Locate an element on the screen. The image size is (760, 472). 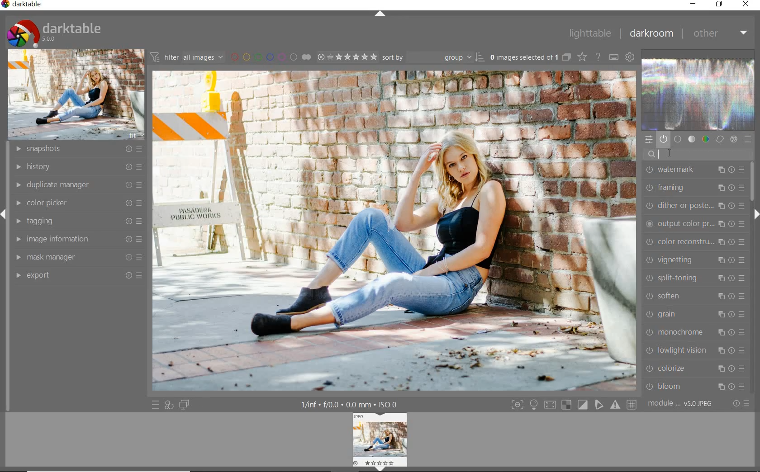
vignetting is located at coordinates (695, 261).